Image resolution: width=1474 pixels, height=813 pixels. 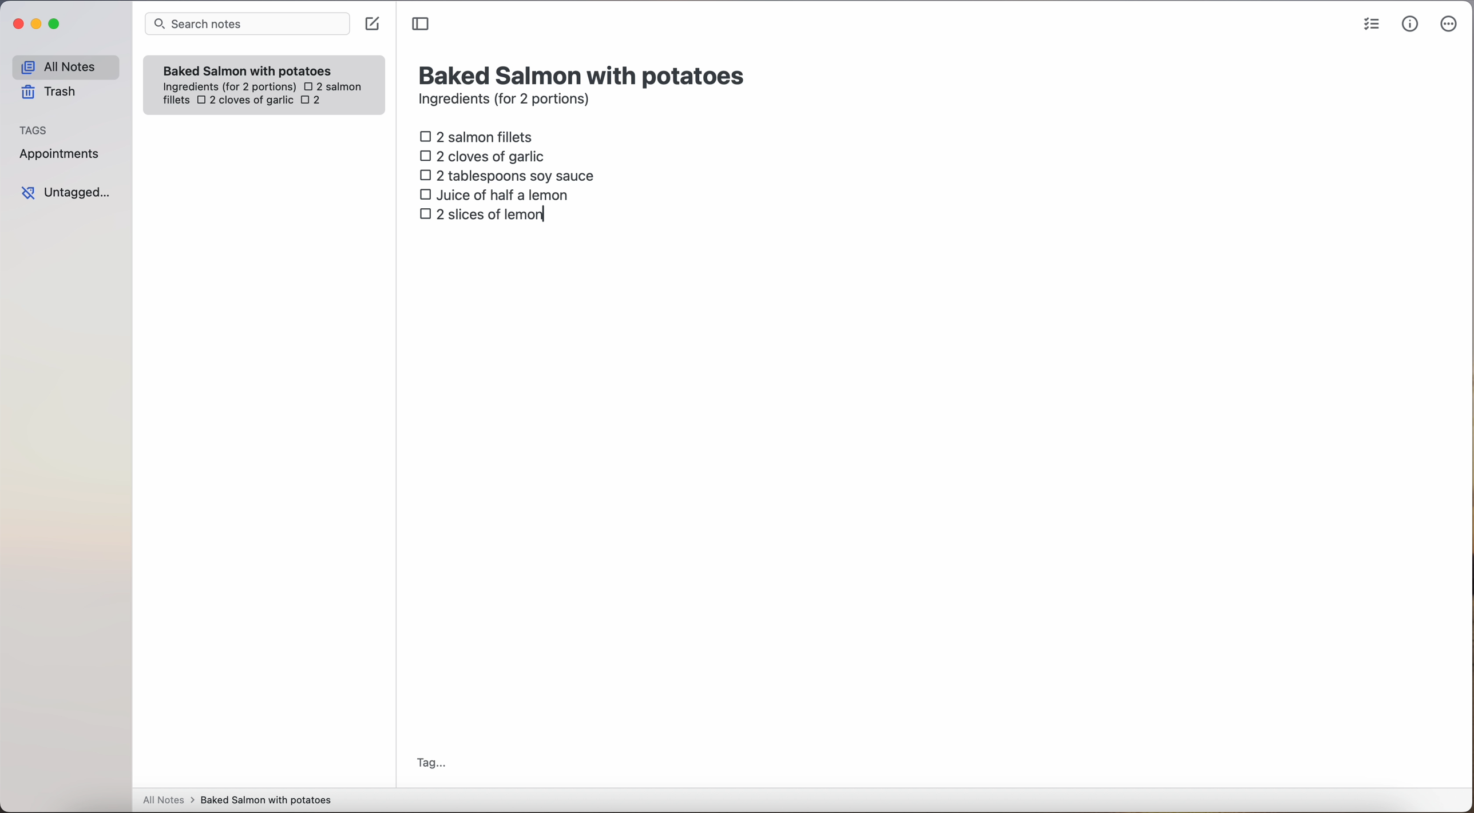 I want to click on tags, so click(x=34, y=129).